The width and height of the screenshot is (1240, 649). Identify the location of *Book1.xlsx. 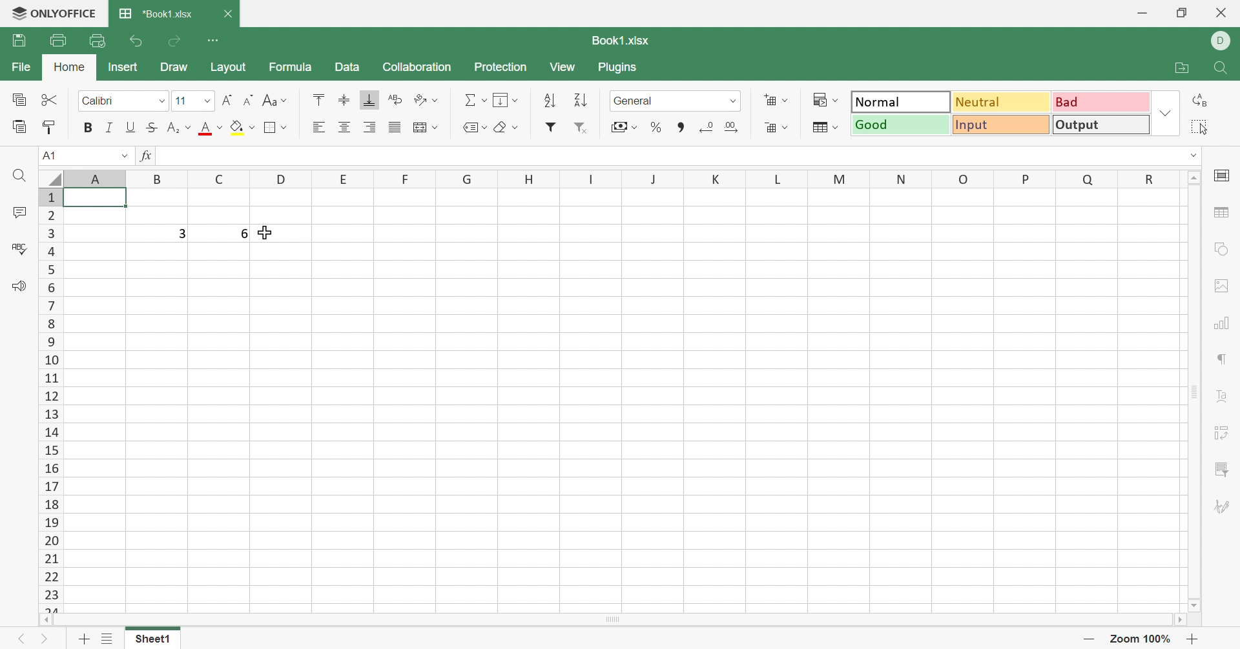
(159, 14).